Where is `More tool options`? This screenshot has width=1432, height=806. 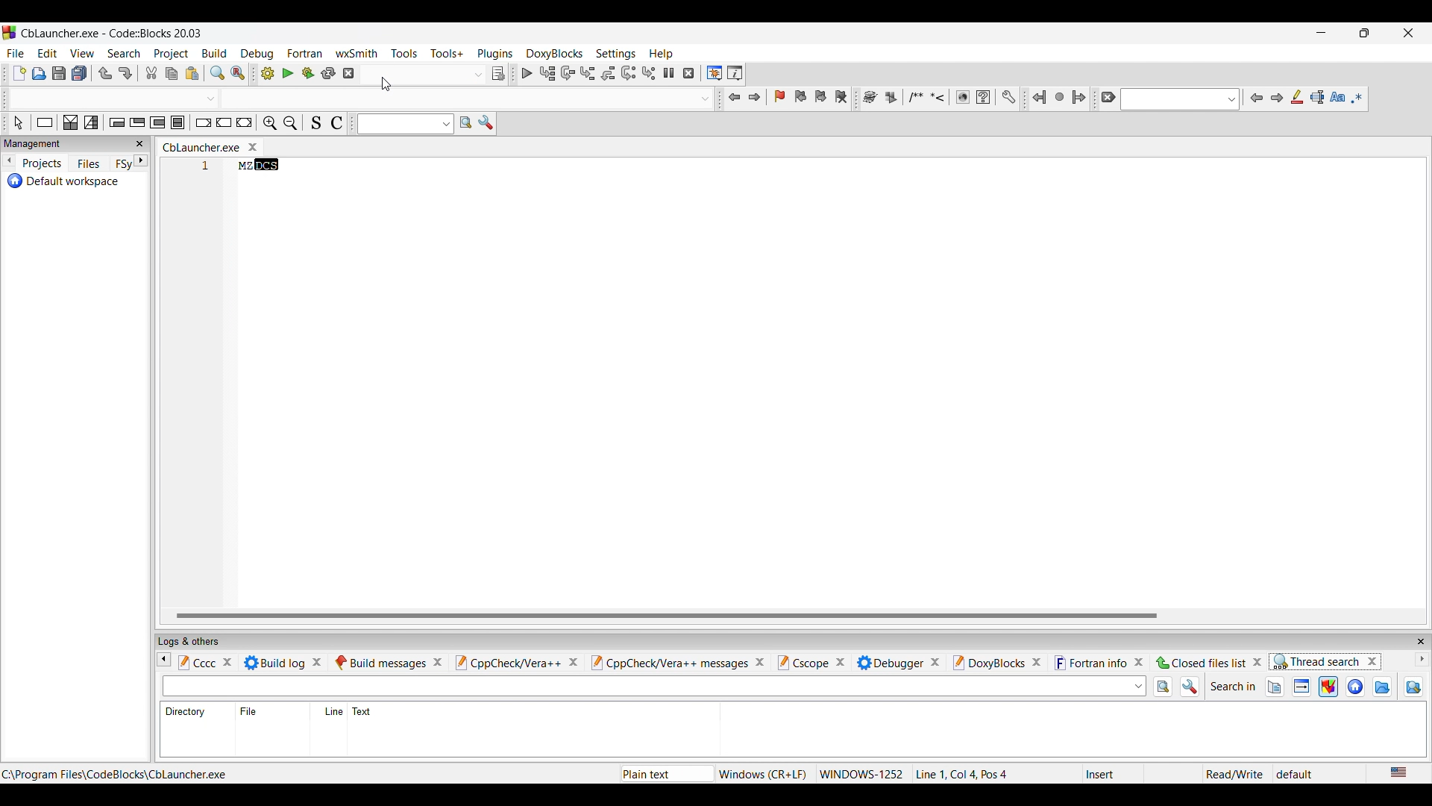 More tool options is located at coordinates (939, 97).